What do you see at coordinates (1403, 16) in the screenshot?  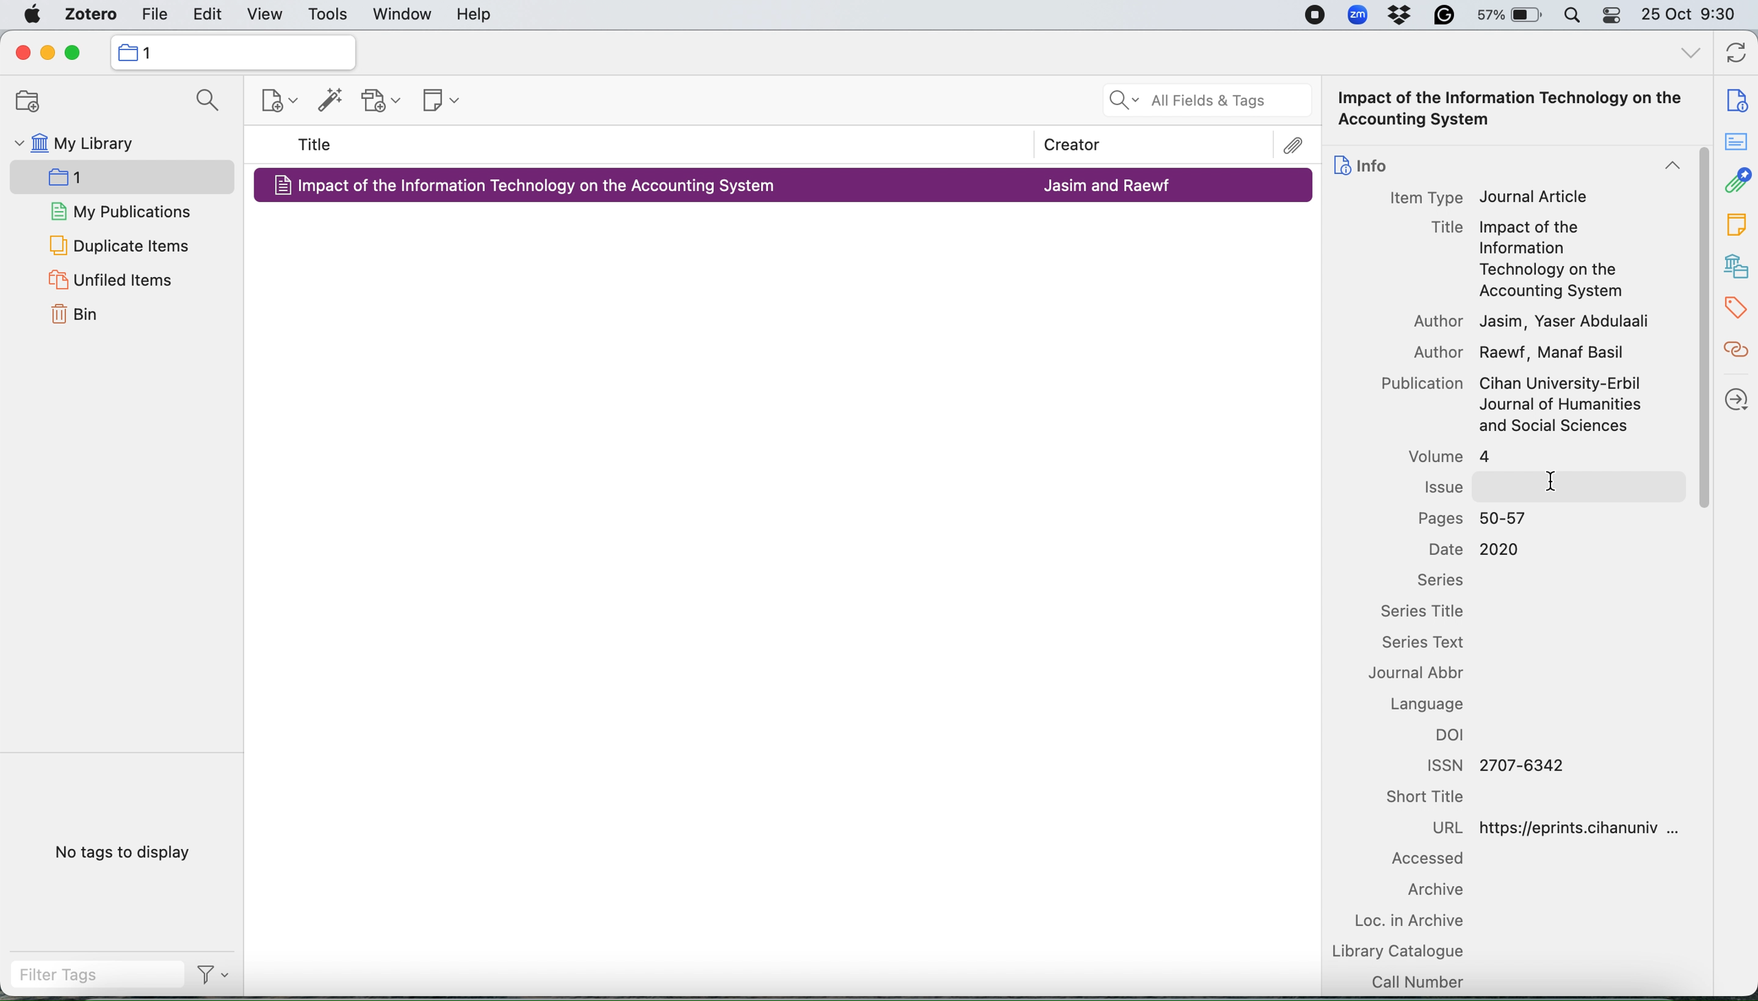 I see `dropbox` at bounding box center [1403, 16].